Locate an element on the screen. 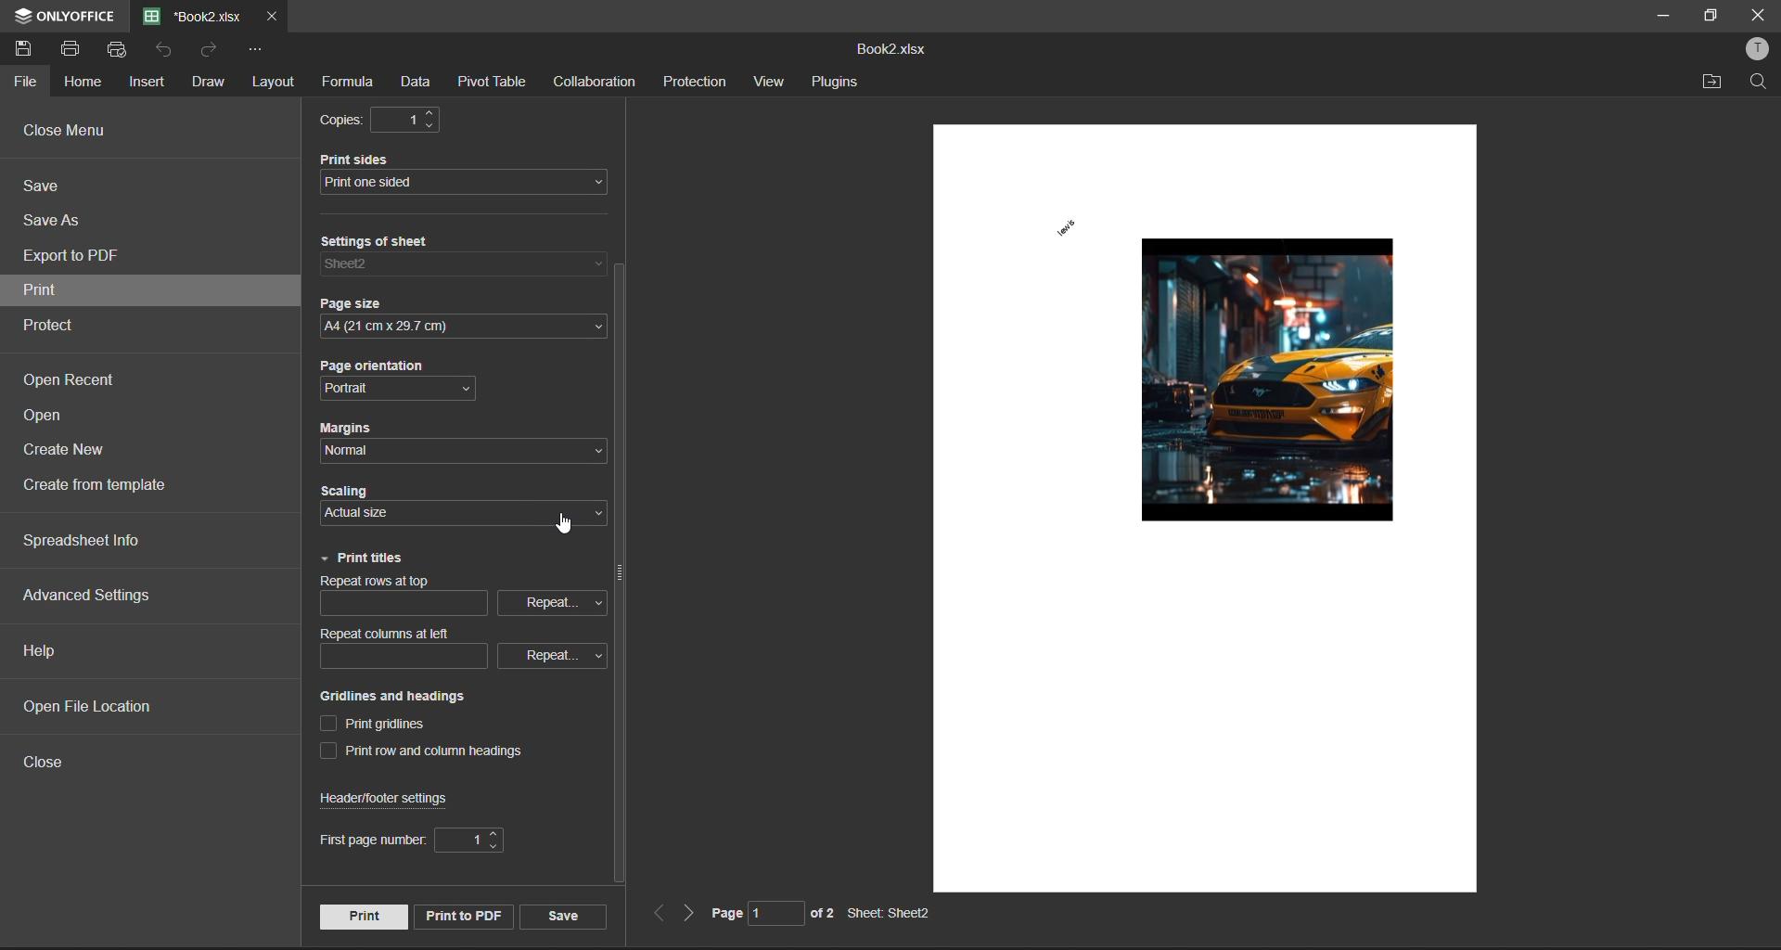  gridlines and headings is located at coordinates (404, 697).